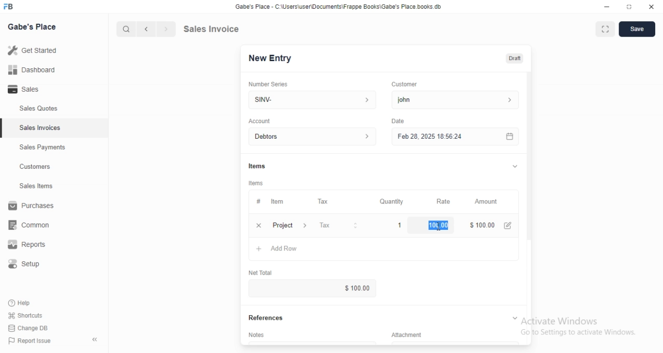 The width and height of the screenshot is (663, 353). What do you see at coordinates (217, 28) in the screenshot?
I see `Sales Invoice` at bounding box center [217, 28].